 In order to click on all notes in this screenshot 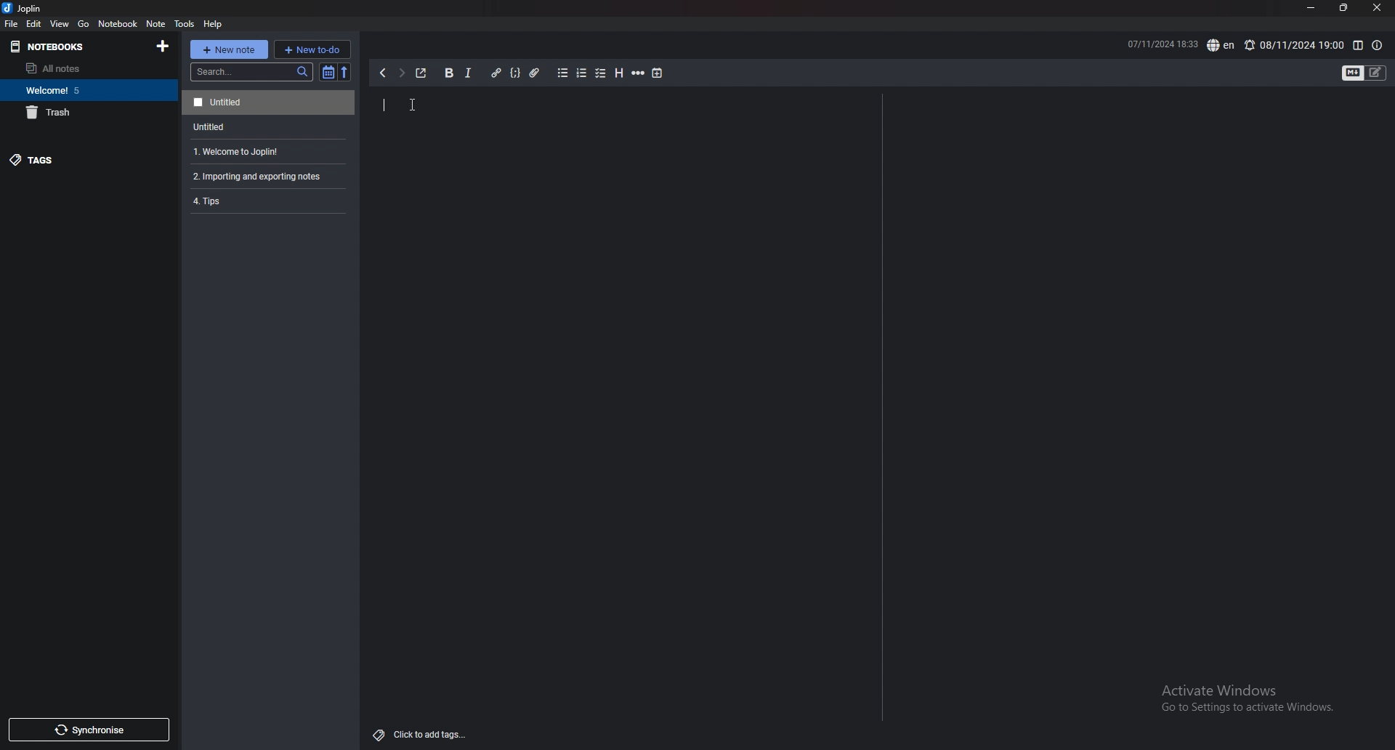, I will do `click(82, 68)`.